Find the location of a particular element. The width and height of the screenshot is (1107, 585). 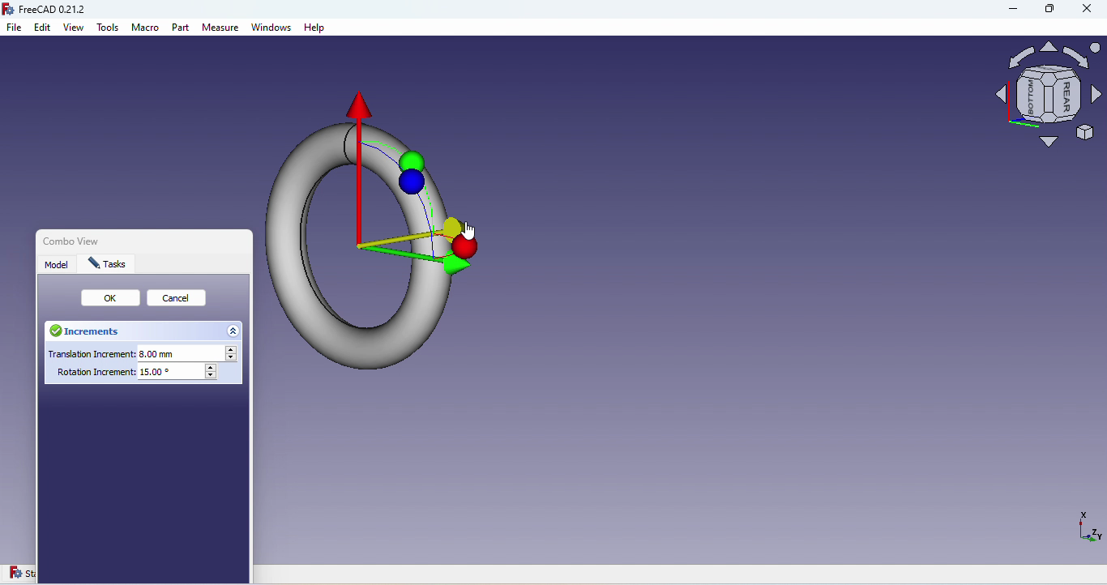

Move to X-axis is located at coordinates (359, 109).